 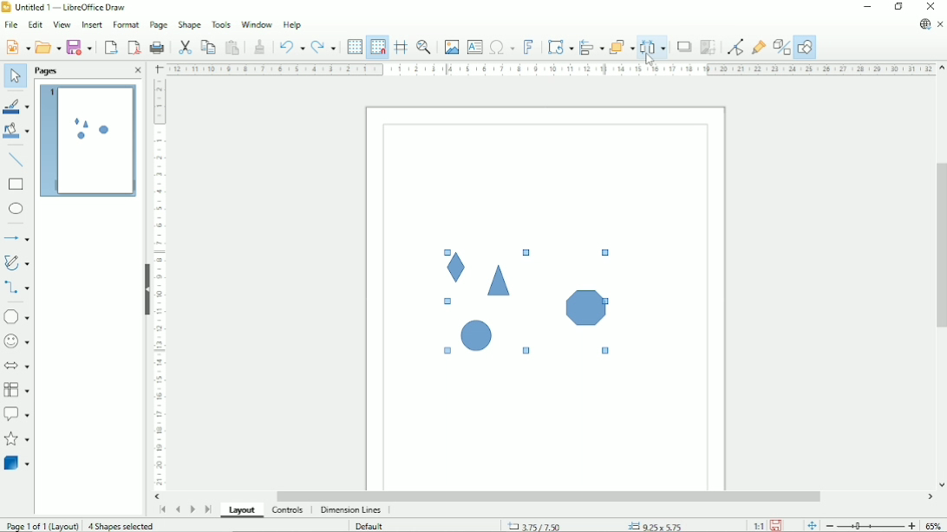 I want to click on Display grid, so click(x=354, y=47).